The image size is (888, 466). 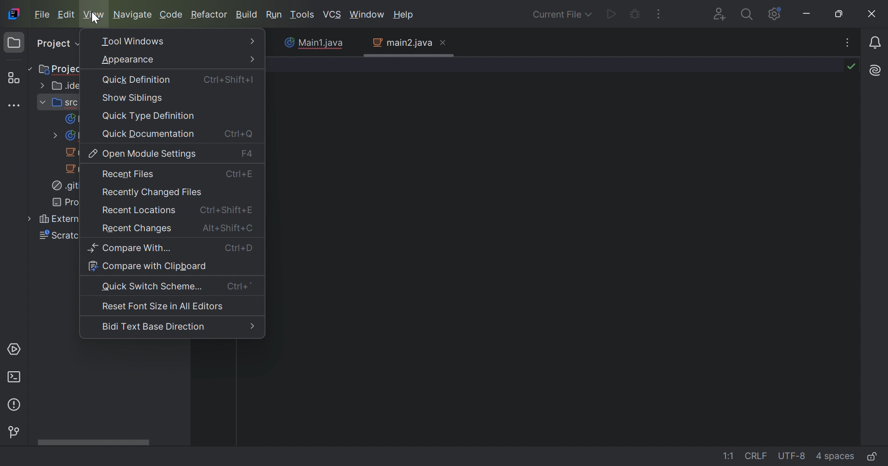 What do you see at coordinates (133, 98) in the screenshot?
I see `Show Siblings` at bounding box center [133, 98].